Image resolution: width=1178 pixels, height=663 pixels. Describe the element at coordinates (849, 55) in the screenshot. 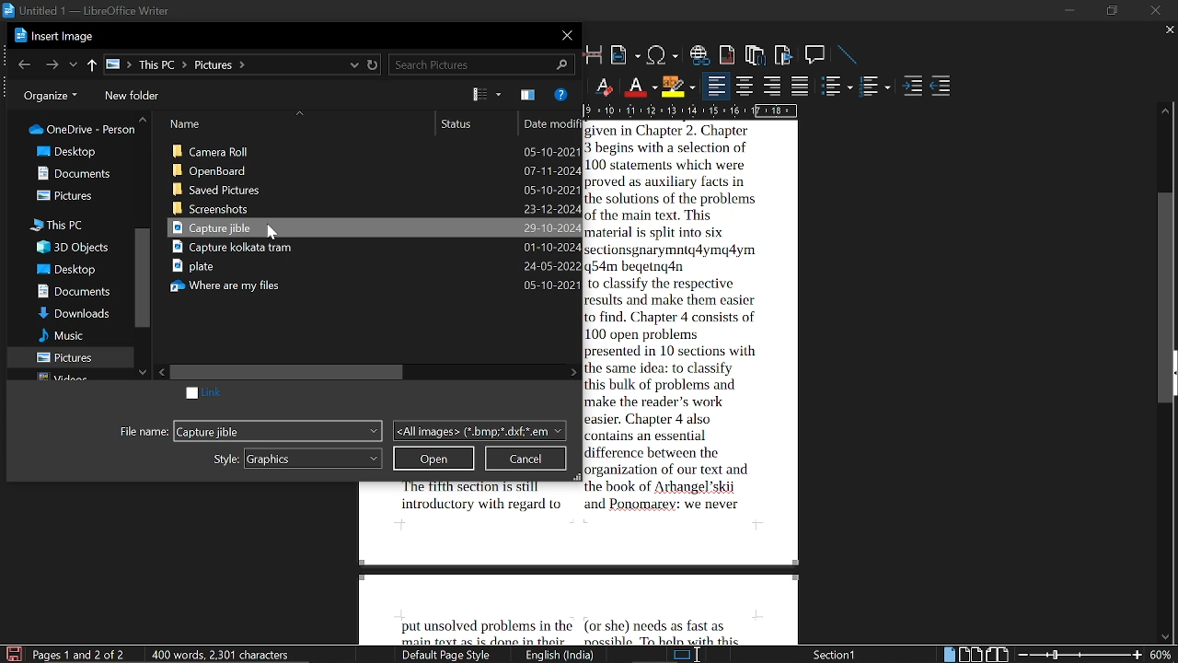

I see `insert line` at that location.